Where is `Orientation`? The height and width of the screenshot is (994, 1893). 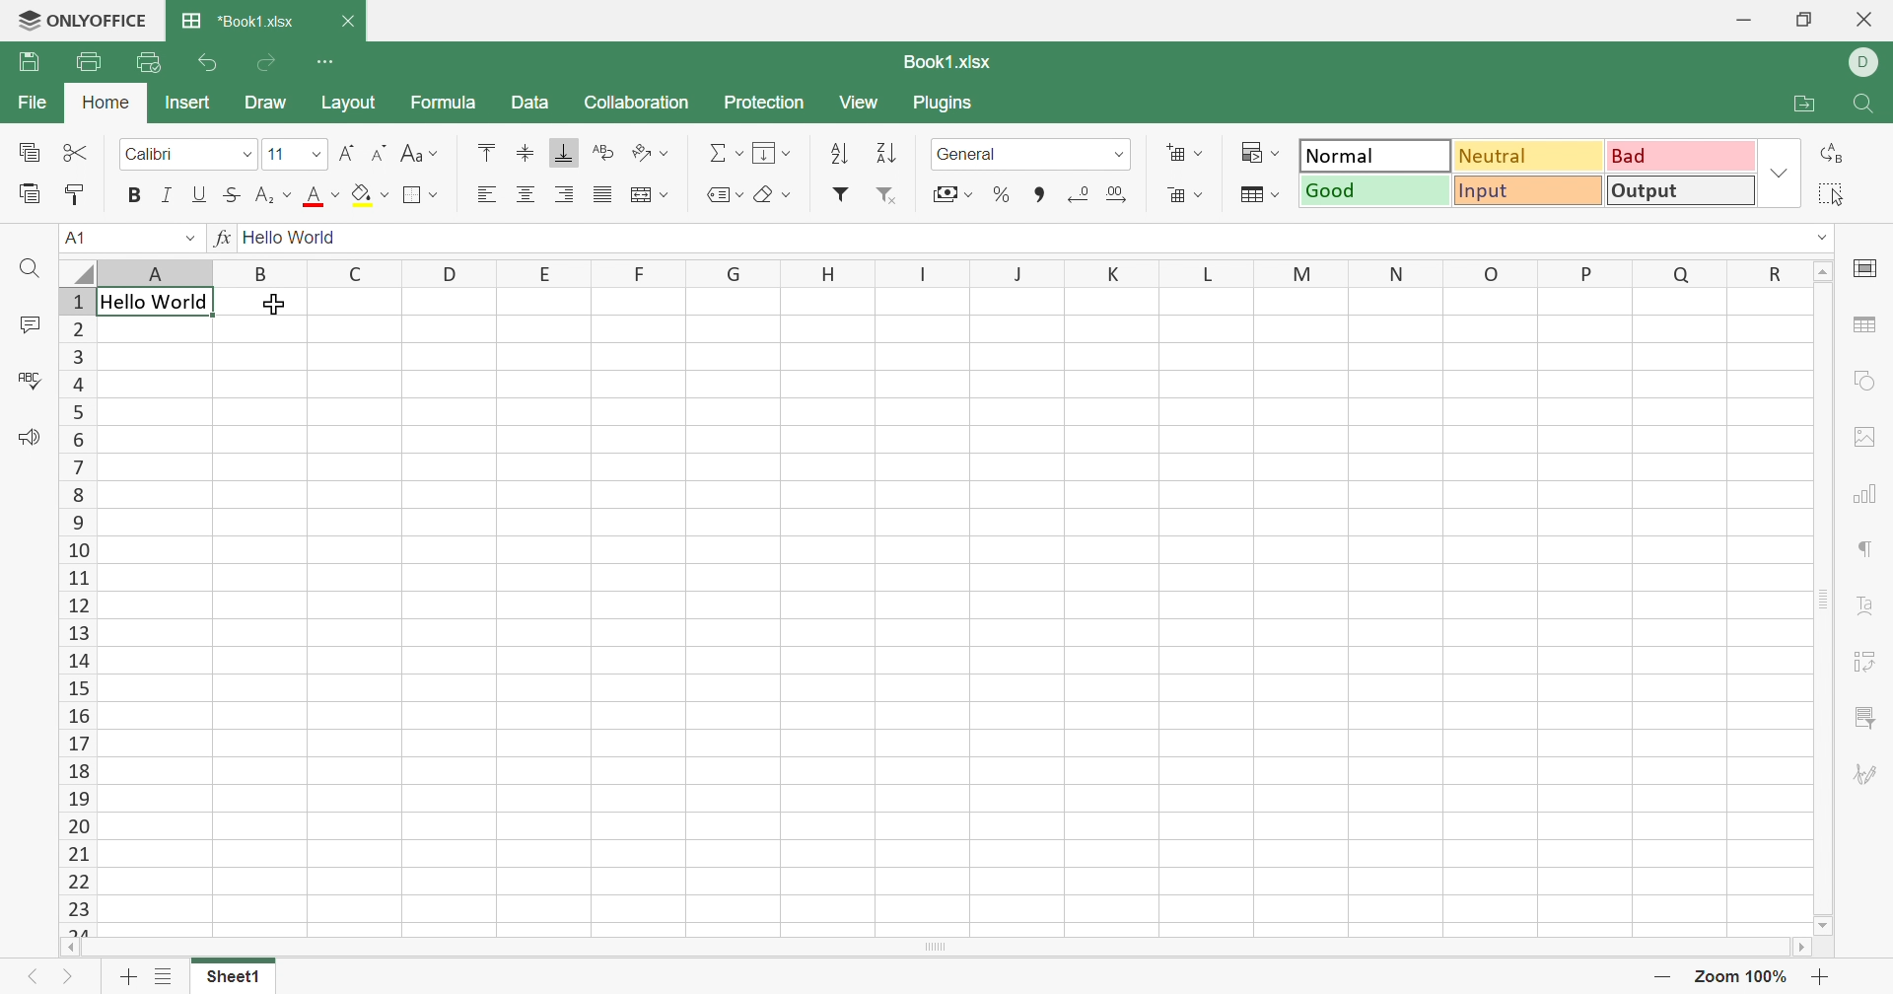 Orientation is located at coordinates (649, 155).